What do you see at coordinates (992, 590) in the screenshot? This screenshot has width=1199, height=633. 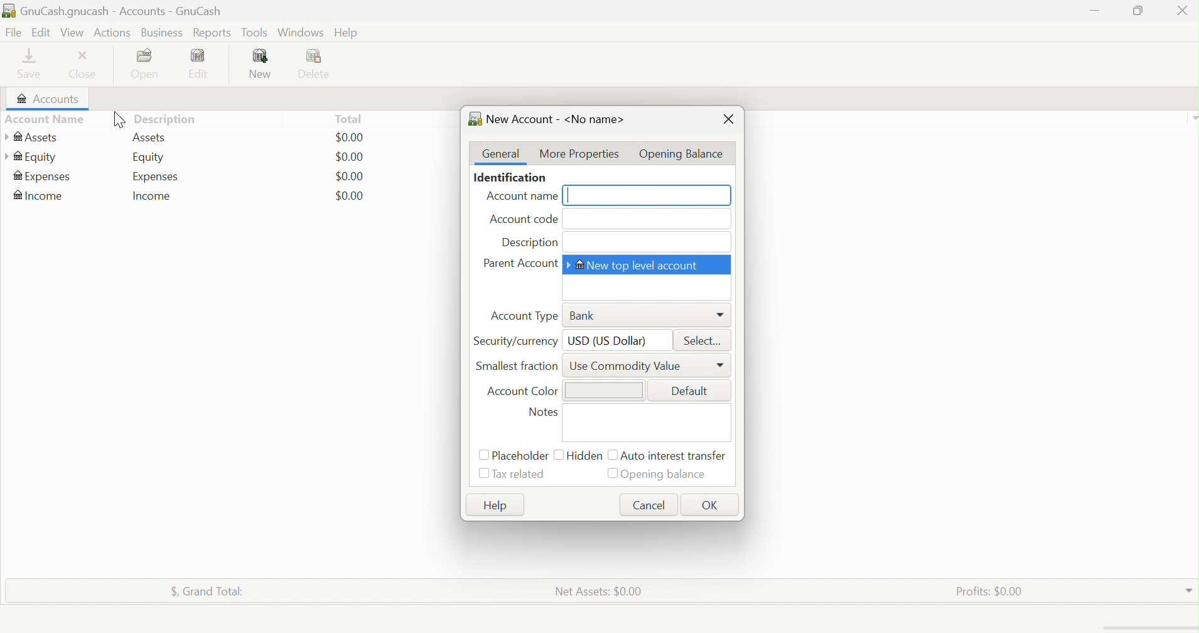 I see `Profits: $0.00` at bounding box center [992, 590].